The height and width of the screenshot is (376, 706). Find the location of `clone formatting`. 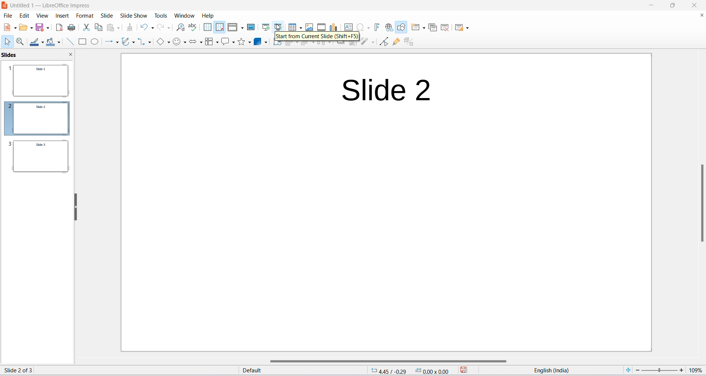

clone formatting is located at coordinates (130, 28).